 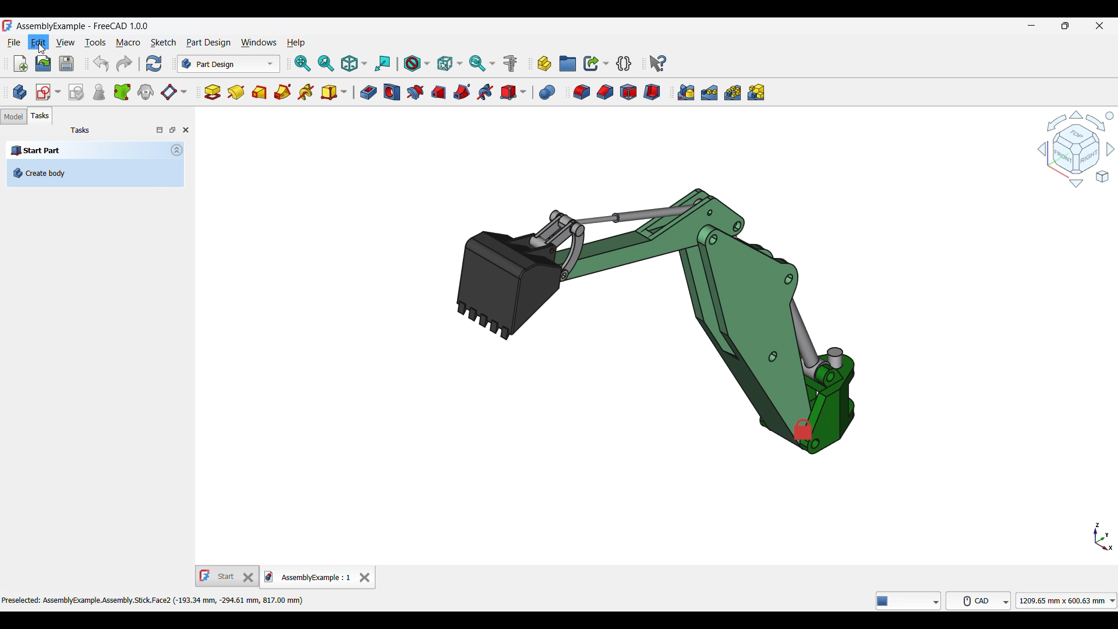 I want to click on Start part, so click(x=86, y=150).